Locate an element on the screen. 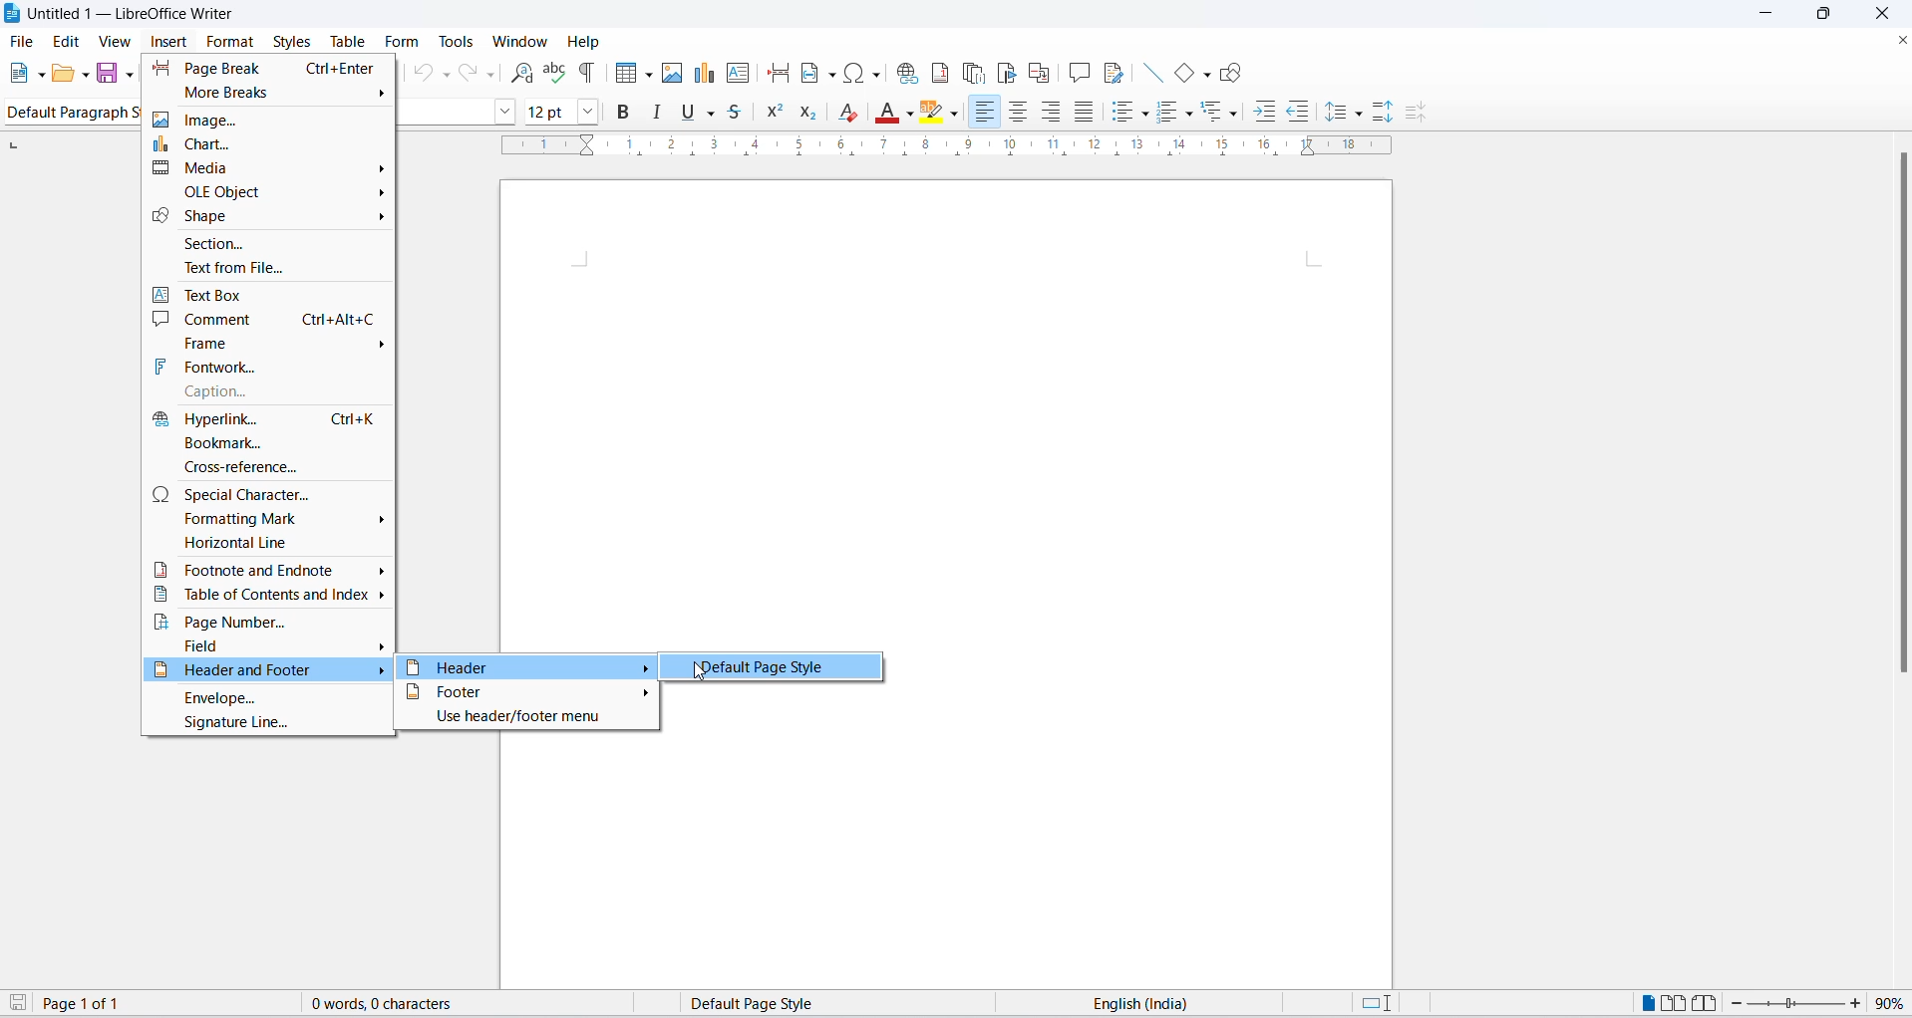 The image size is (1912, 1018). table grid is located at coordinates (648, 75).